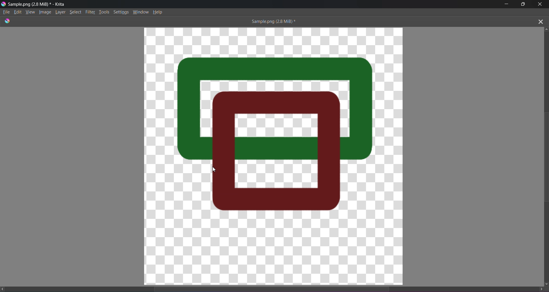 The height and width of the screenshot is (292, 549). I want to click on Horizontal scroll bar, so click(277, 287).